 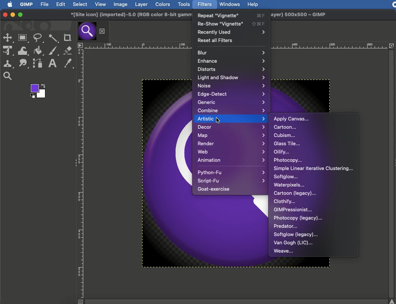 What do you see at coordinates (52, 63) in the screenshot?
I see `Text` at bounding box center [52, 63].